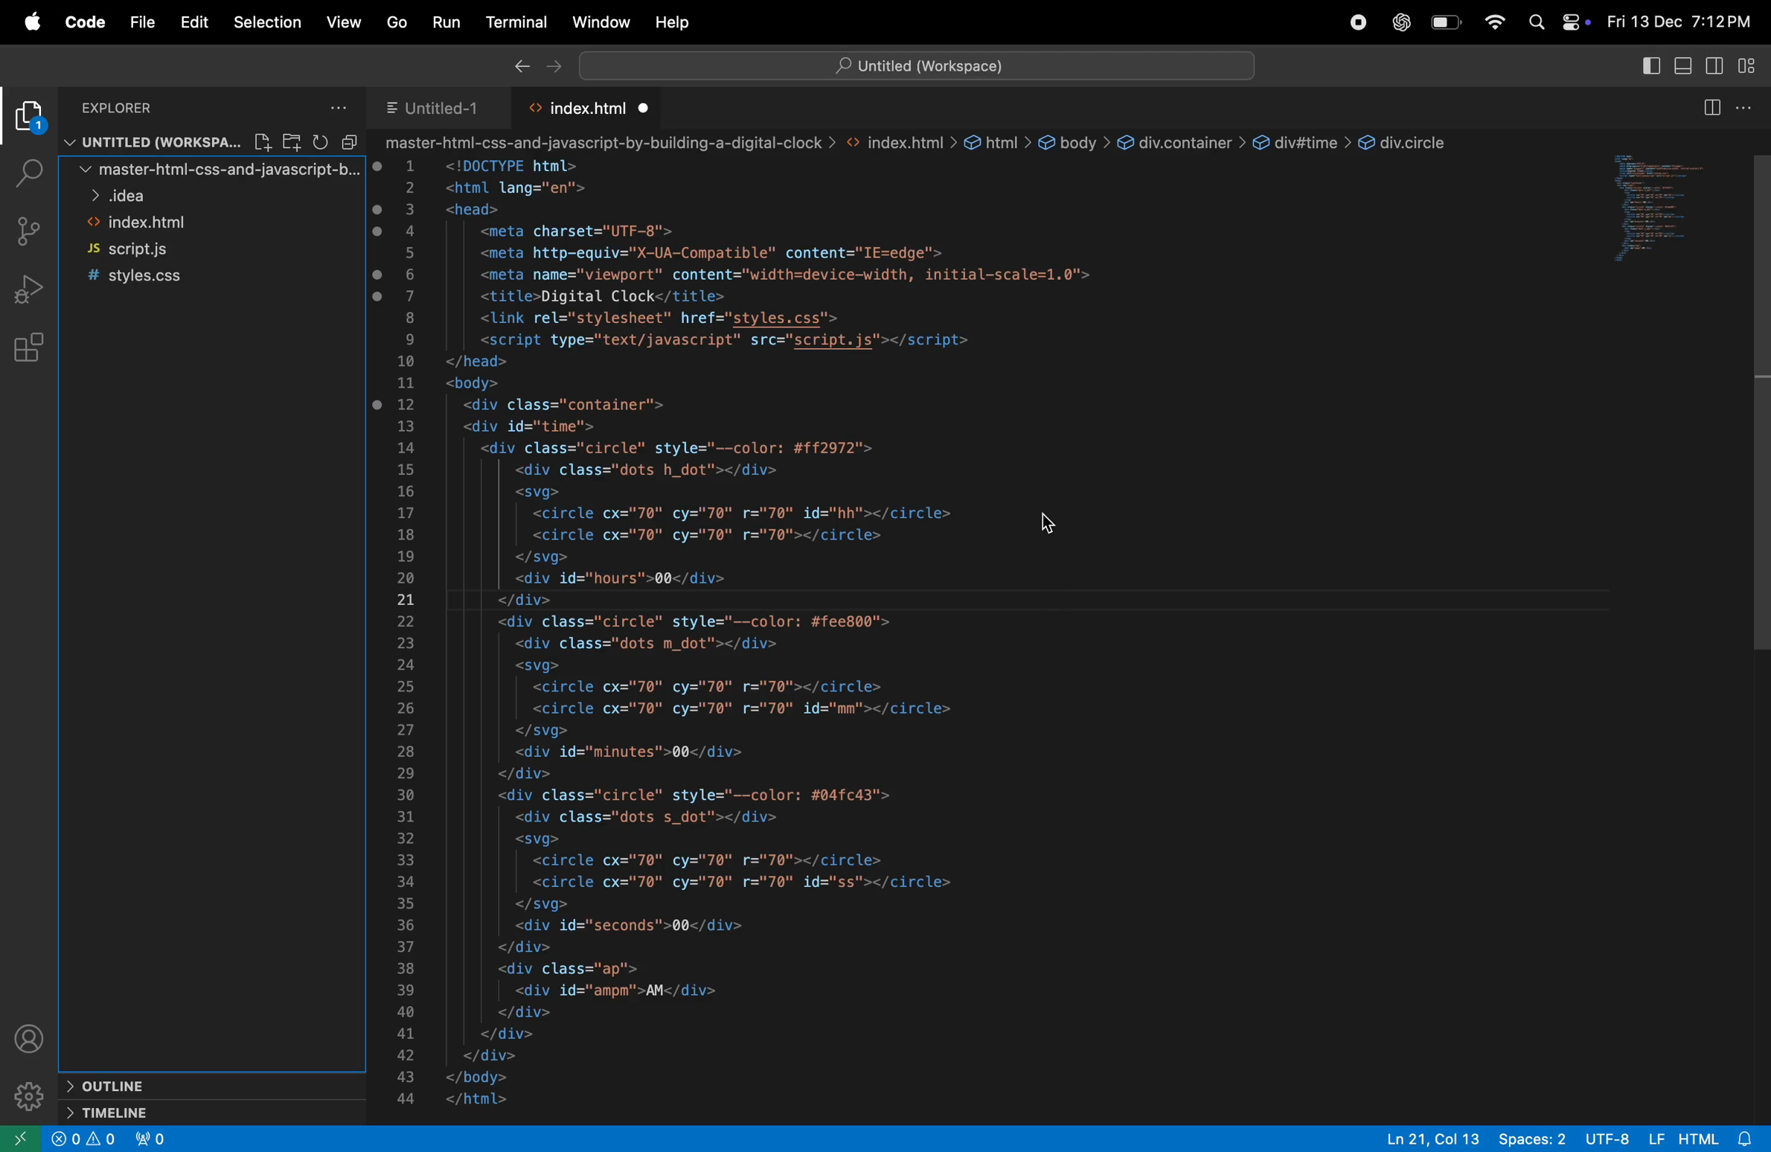  Describe the element at coordinates (594, 108) in the screenshot. I see `index.html tab` at that location.